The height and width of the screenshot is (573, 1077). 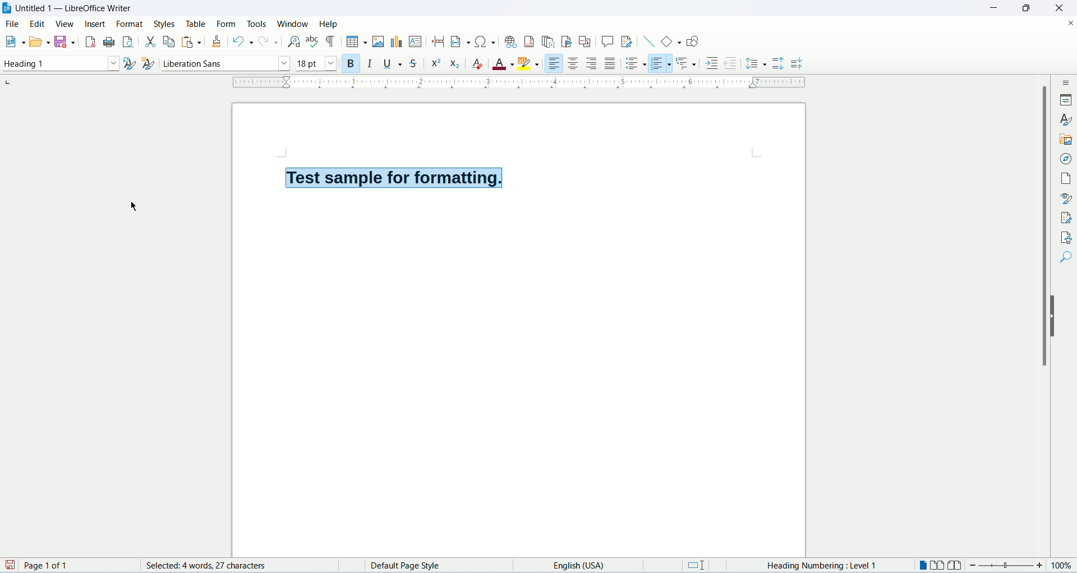 I want to click on style, so click(x=1066, y=121).